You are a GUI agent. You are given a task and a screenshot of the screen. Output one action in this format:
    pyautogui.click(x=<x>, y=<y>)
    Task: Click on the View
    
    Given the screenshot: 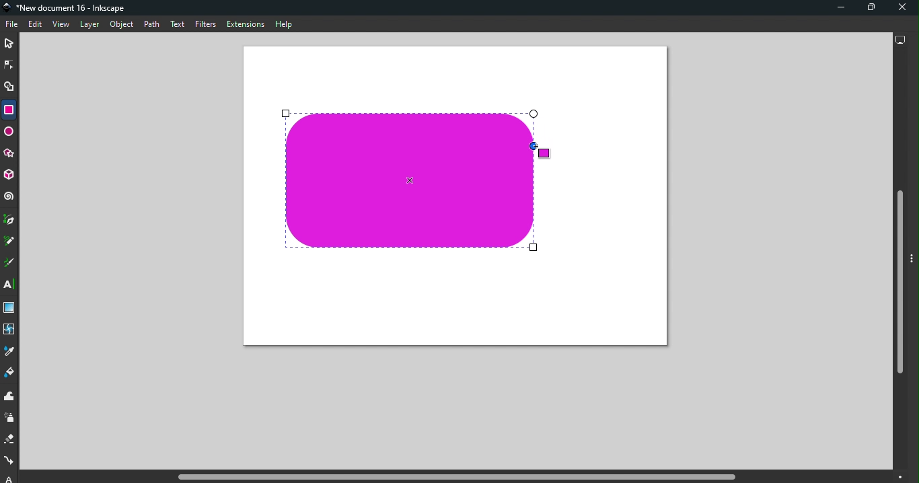 What is the action you would take?
    pyautogui.click(x=60, y=24)
    